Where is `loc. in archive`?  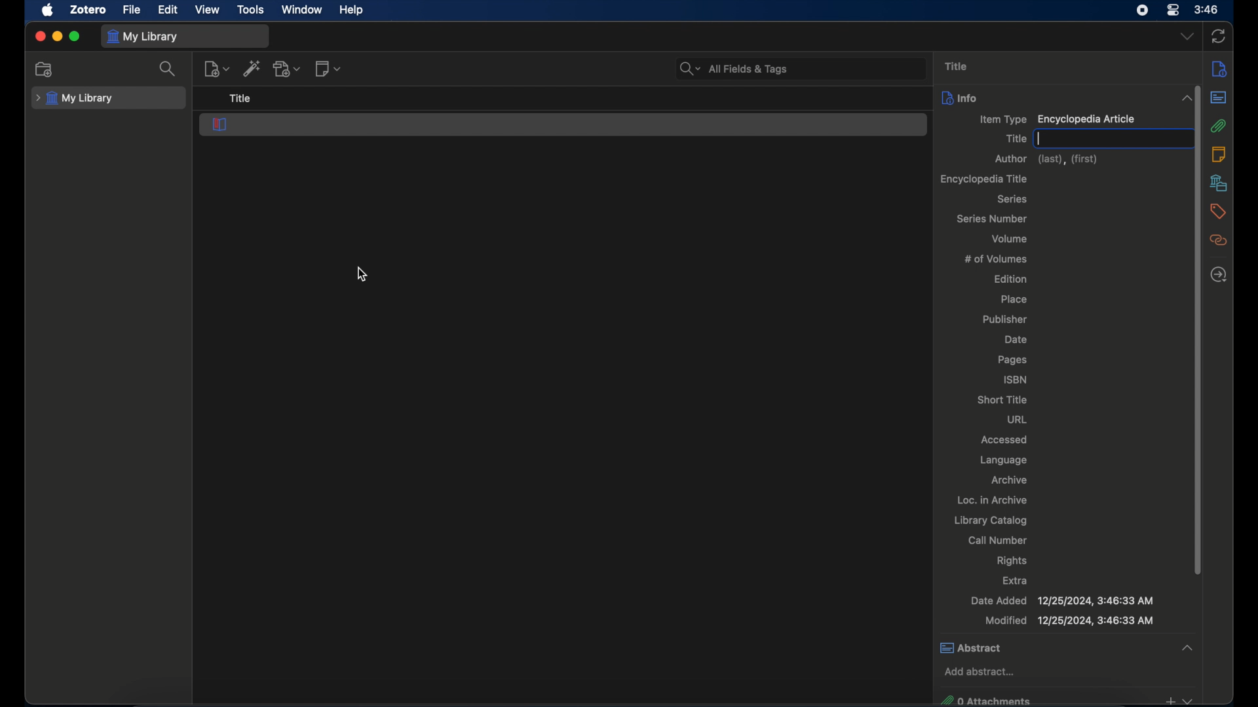 loc. in archive is located at coordinates (992, 500).